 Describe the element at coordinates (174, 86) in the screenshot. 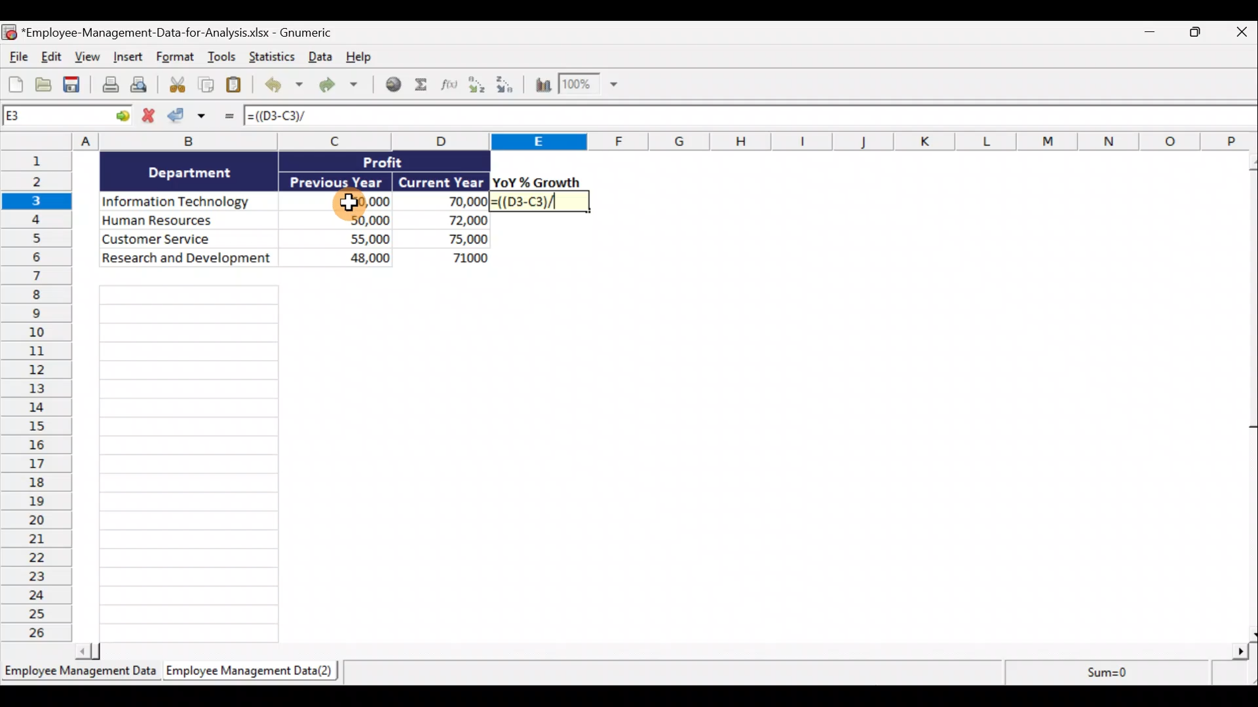

I see `Cut selection` at that location.